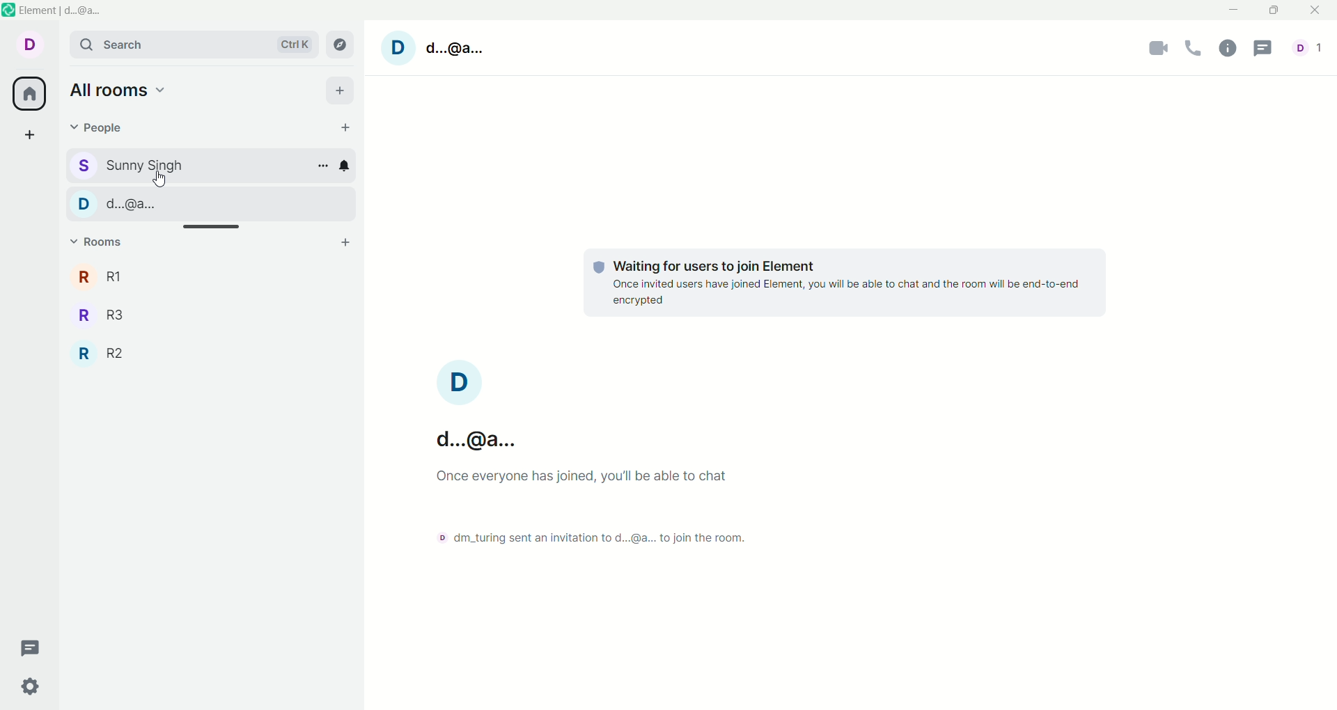 The image size is (1337, 710). I want to click on people, so click(198, 203).